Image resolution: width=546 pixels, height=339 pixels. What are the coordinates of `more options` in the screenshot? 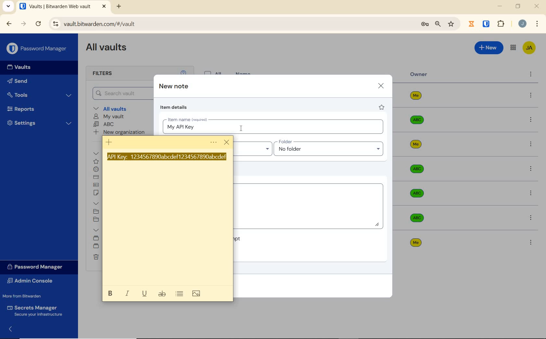 It's located at (531, 96).